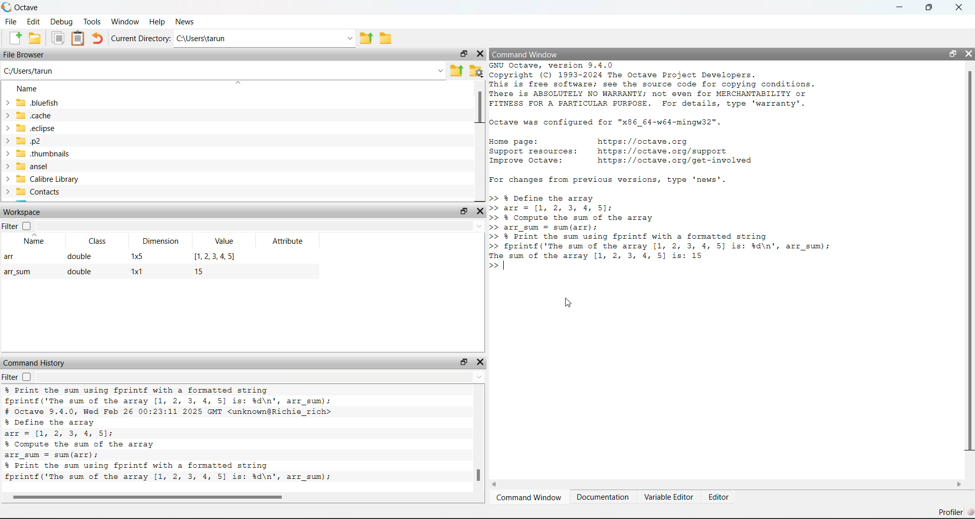 The height and width of the screenshot is (519, 975). Describe the element at coordinates (967, 54) in the screenshot. I see `Close` at that location.